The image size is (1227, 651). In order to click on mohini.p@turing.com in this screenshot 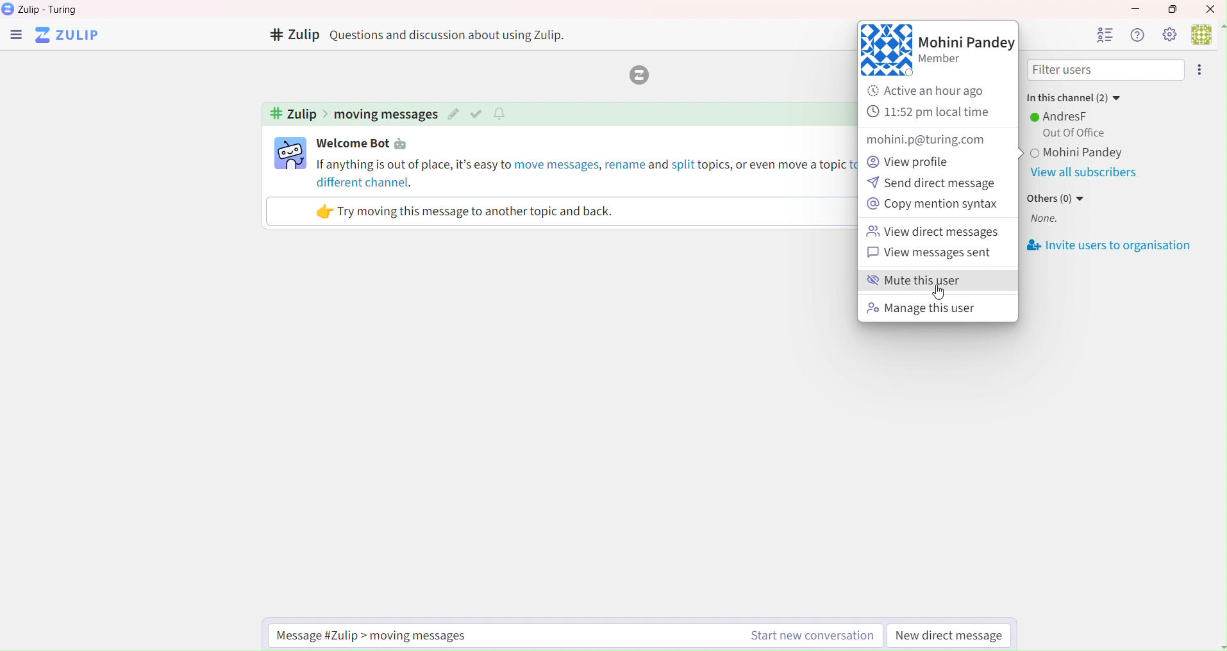, I will do `click(924, 140)`.